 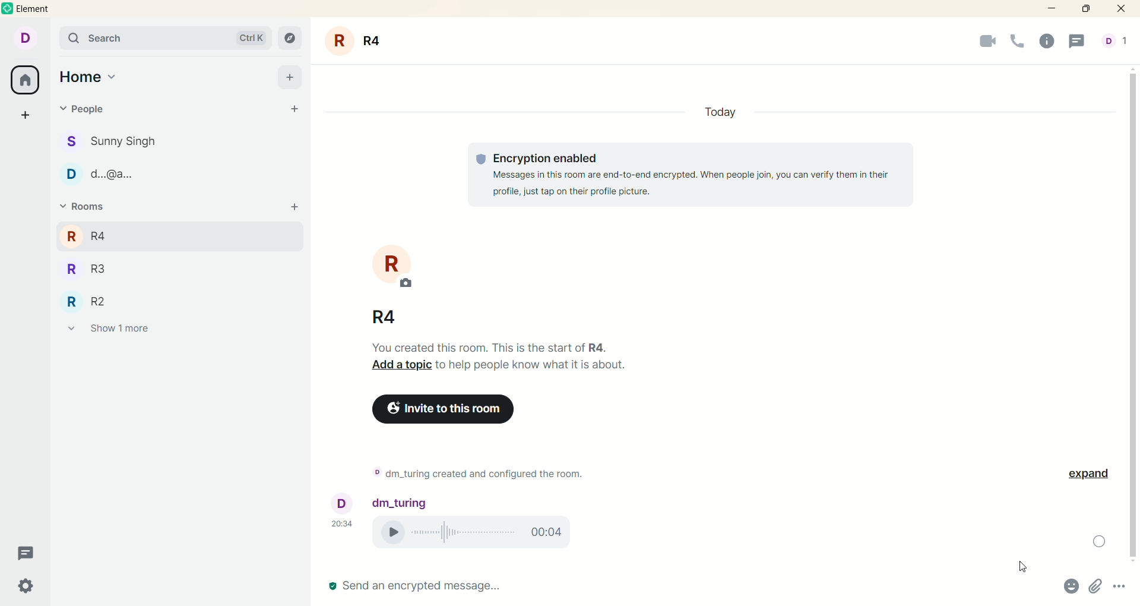 I want to click on R4, so click(x=103, y=234).